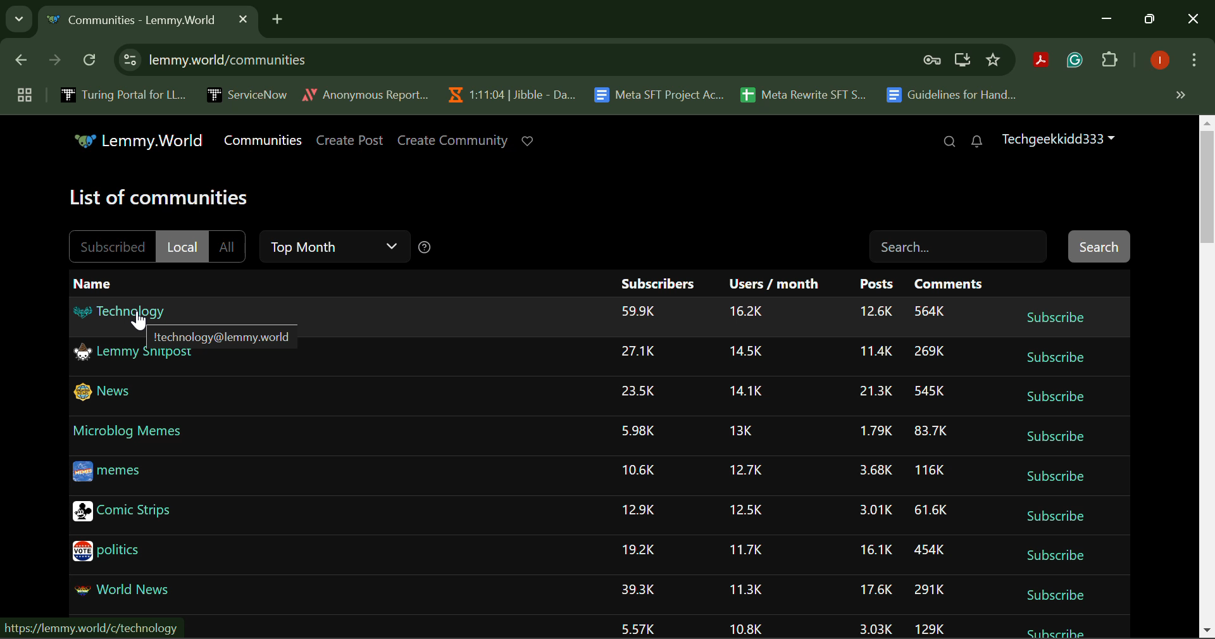  I want to click on Subscriber Column Values, so click(639, 469).